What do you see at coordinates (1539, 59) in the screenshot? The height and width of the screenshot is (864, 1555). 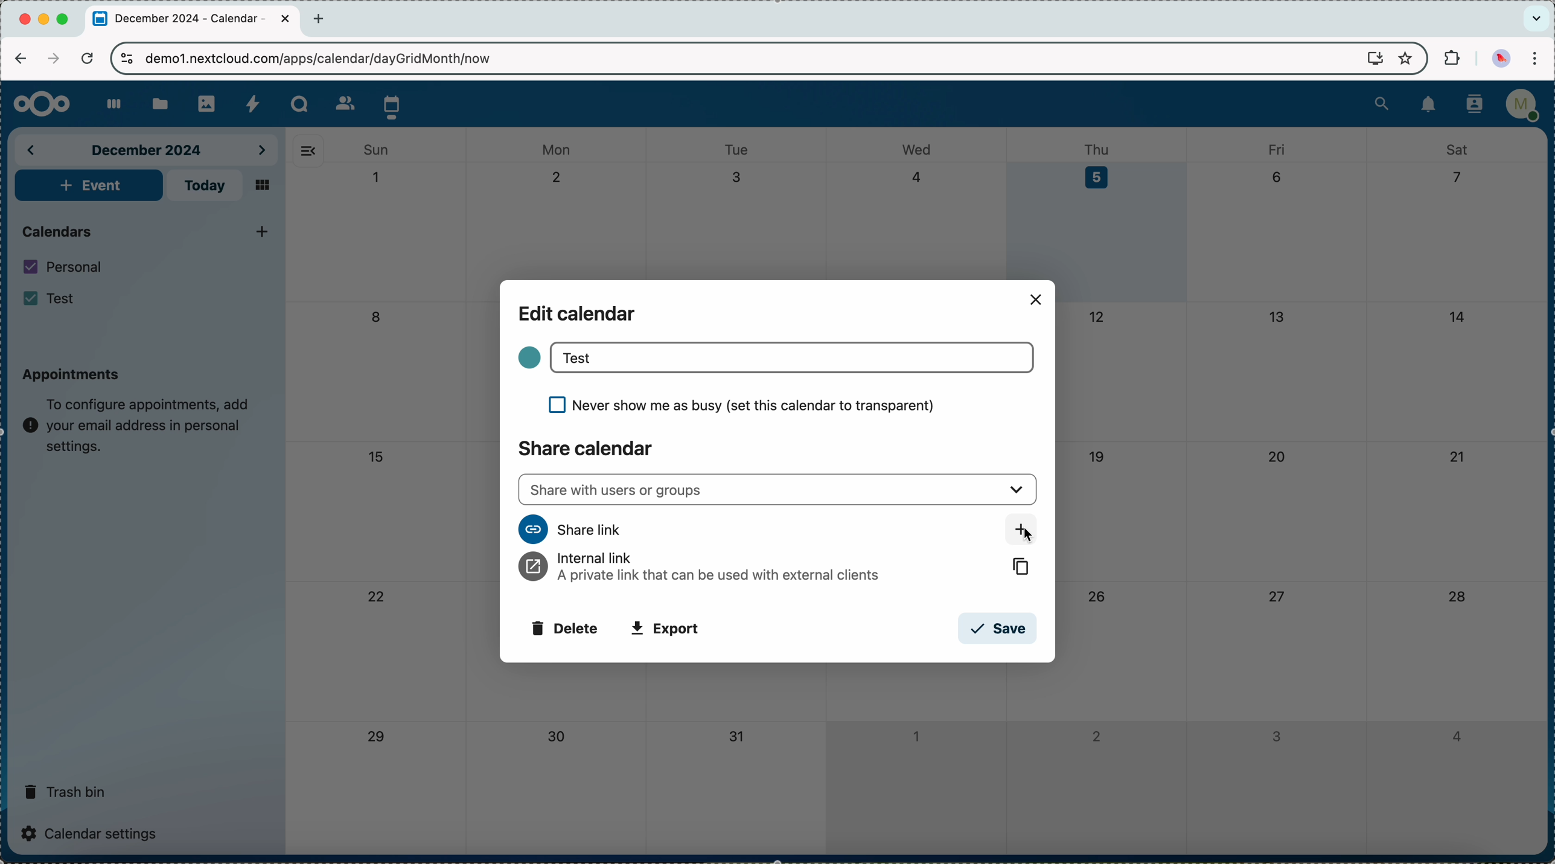 I see `customize and control Google Chrome` at bounding box center [1539, 59].